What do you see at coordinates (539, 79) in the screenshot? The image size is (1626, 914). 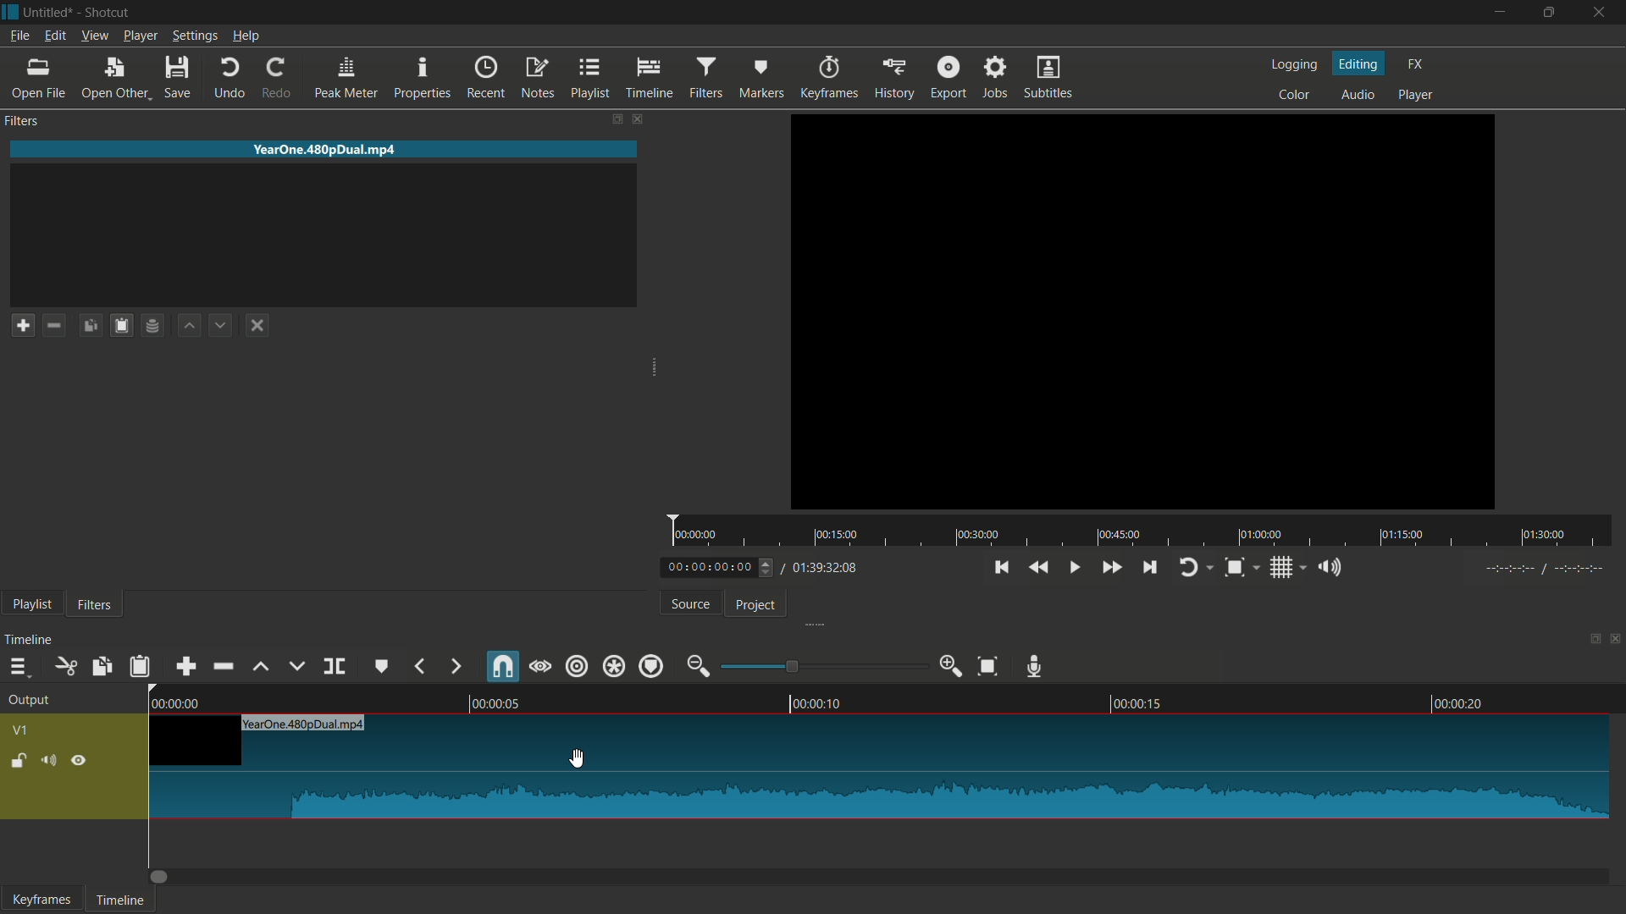 I see `notes` at bounding box center [539, 79].